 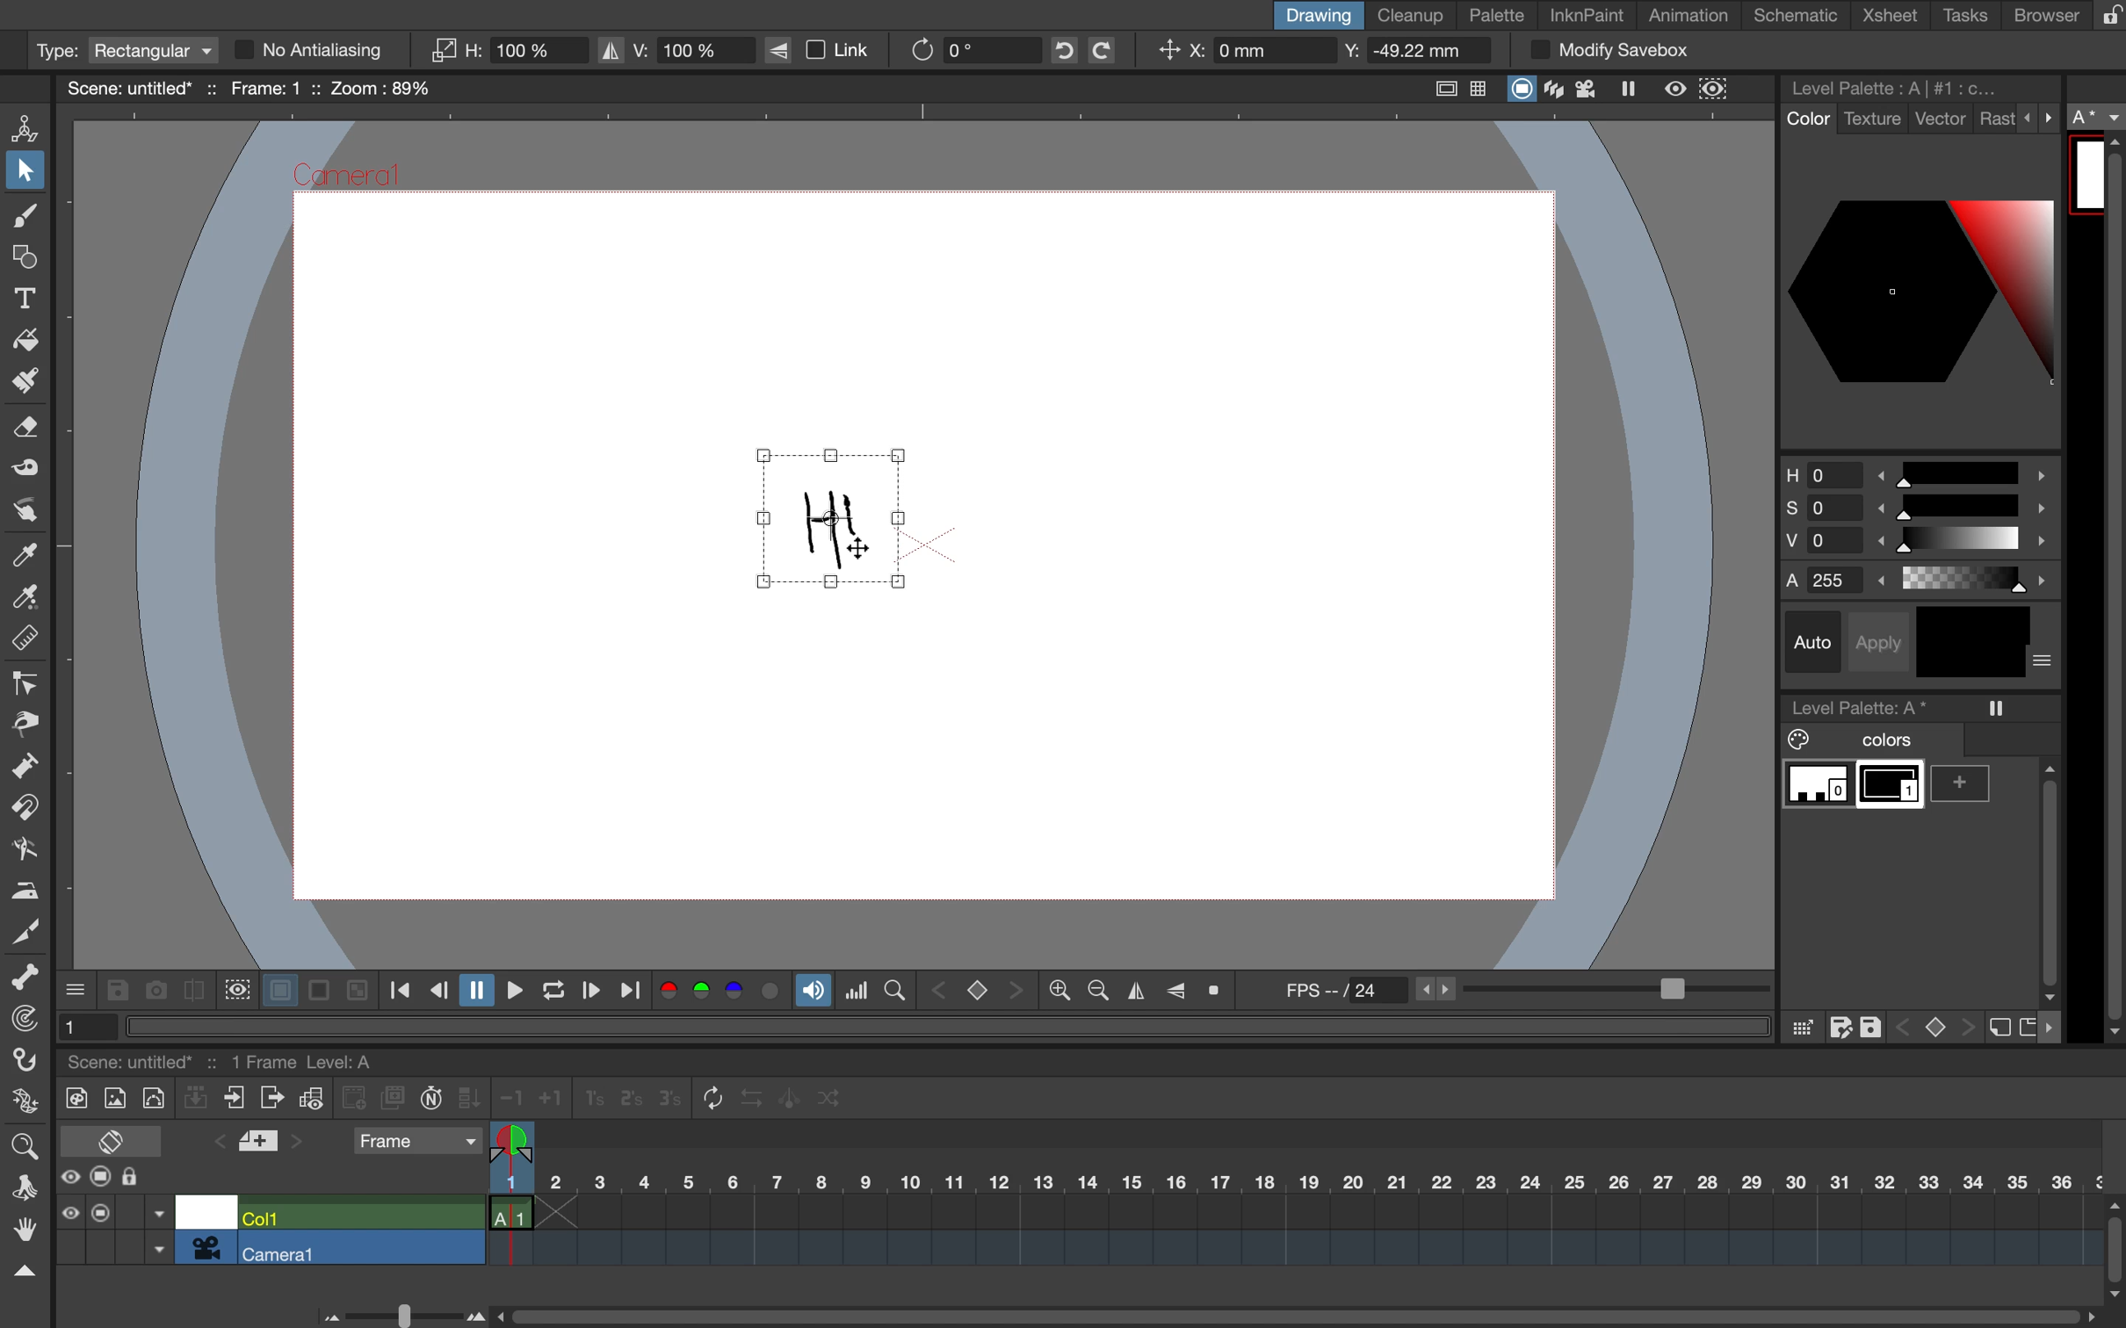 What do you see at coordinates (28, 433) in the screenshot?
I see `eraser tool` at bounding box center [28, 433].